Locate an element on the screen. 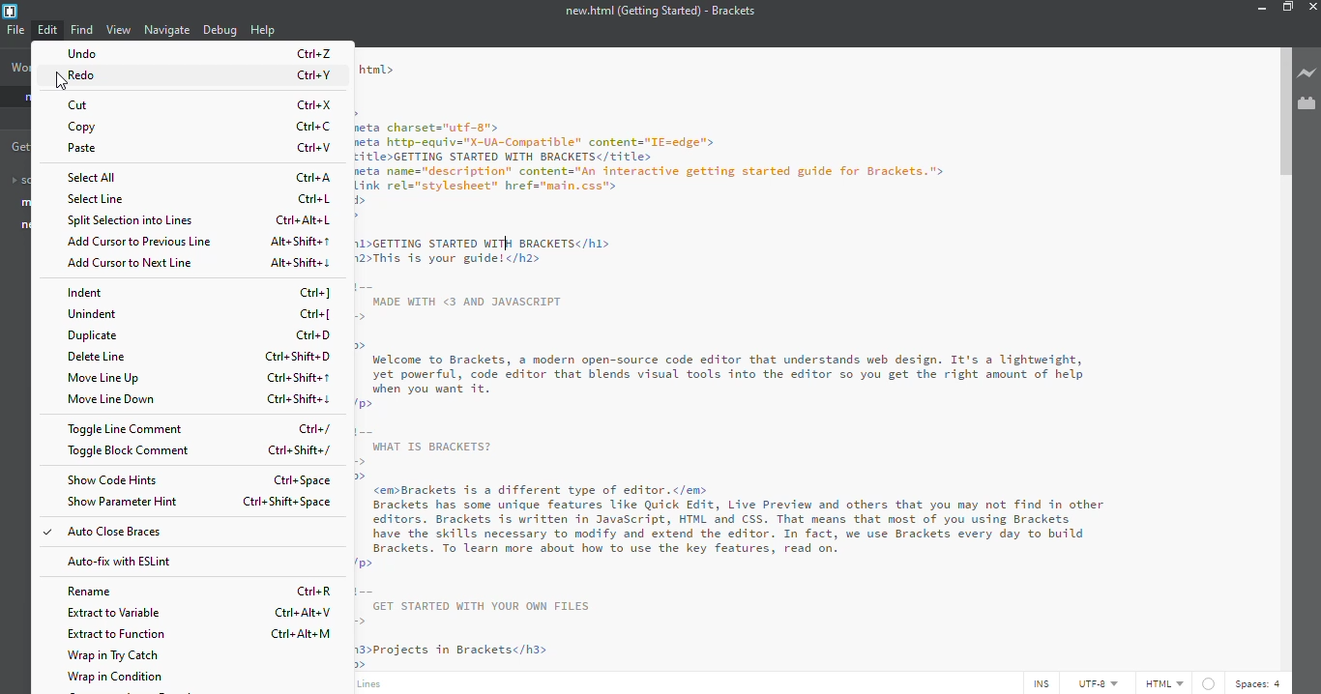 This screenshot has width=1321, height=694. spaces is located at coordinates (1260, 683).